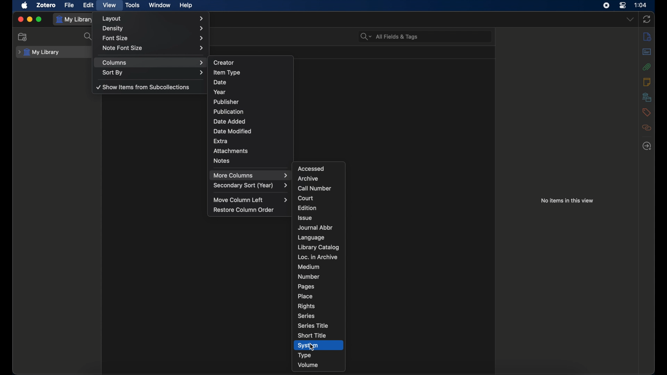  I want to click on archive, so click(308, 179).